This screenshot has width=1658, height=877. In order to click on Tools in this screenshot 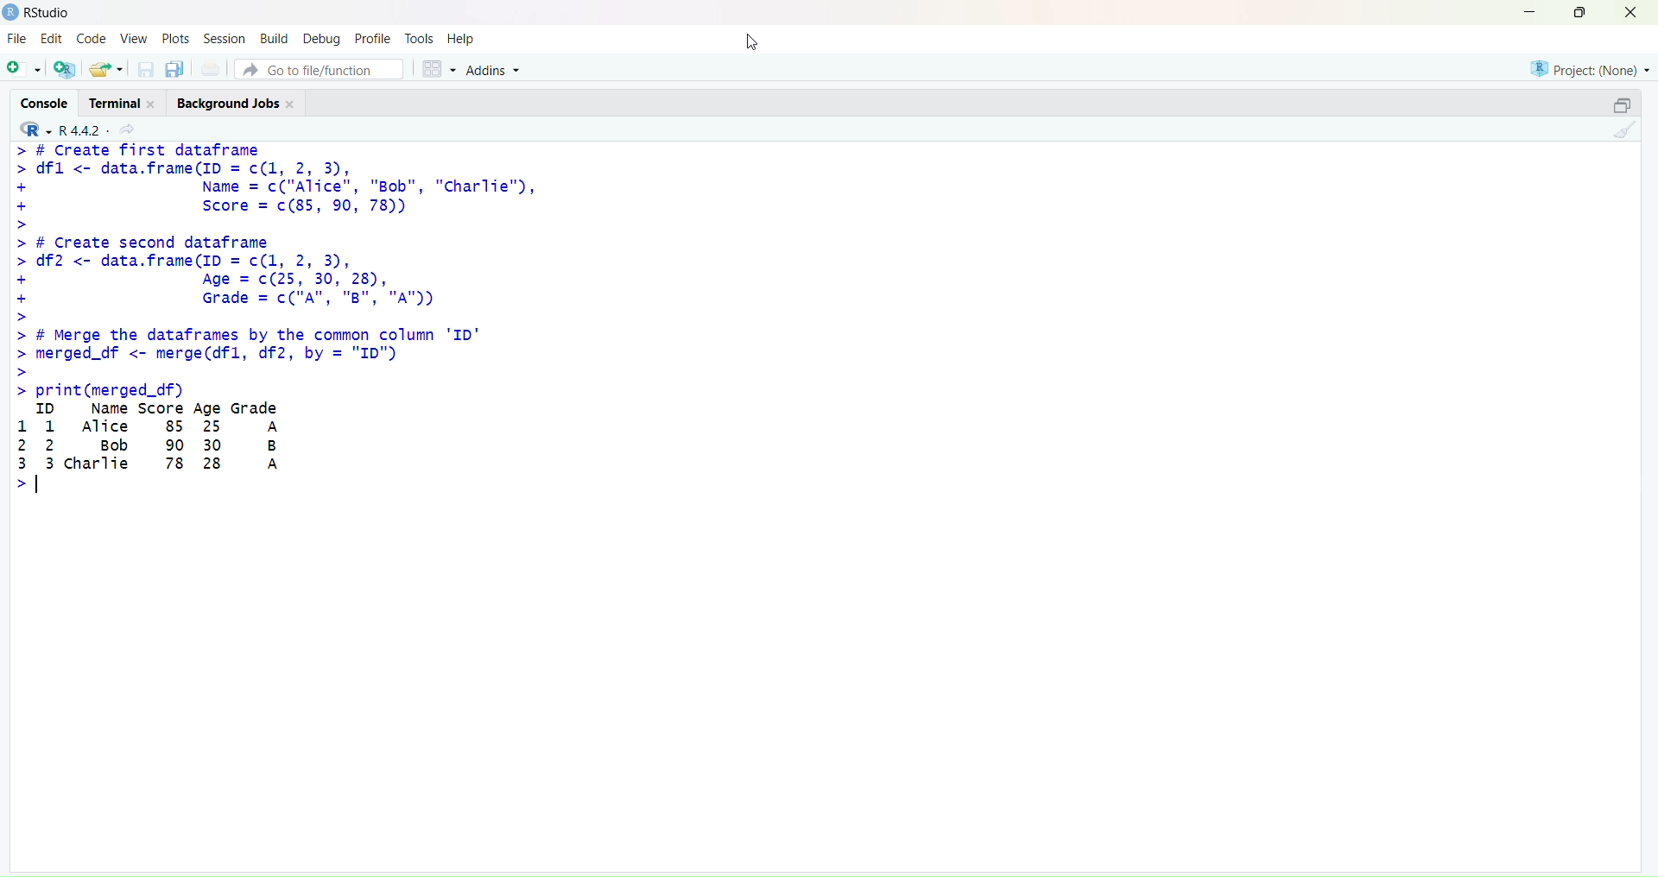, I will do `click(418, 39)`.